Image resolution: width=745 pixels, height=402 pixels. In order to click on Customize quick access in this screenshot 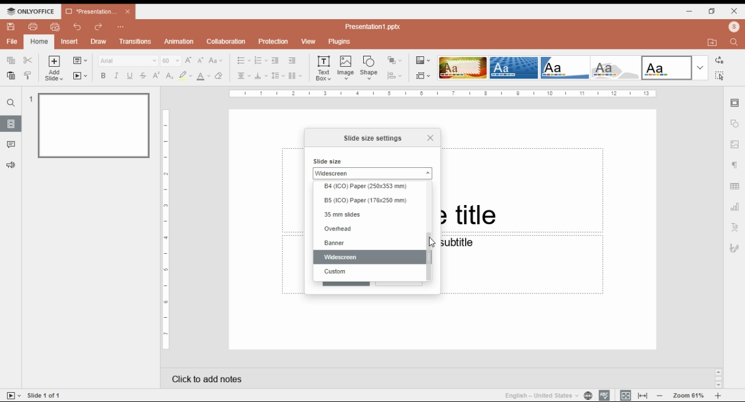, I will do `click(121, 27)`.